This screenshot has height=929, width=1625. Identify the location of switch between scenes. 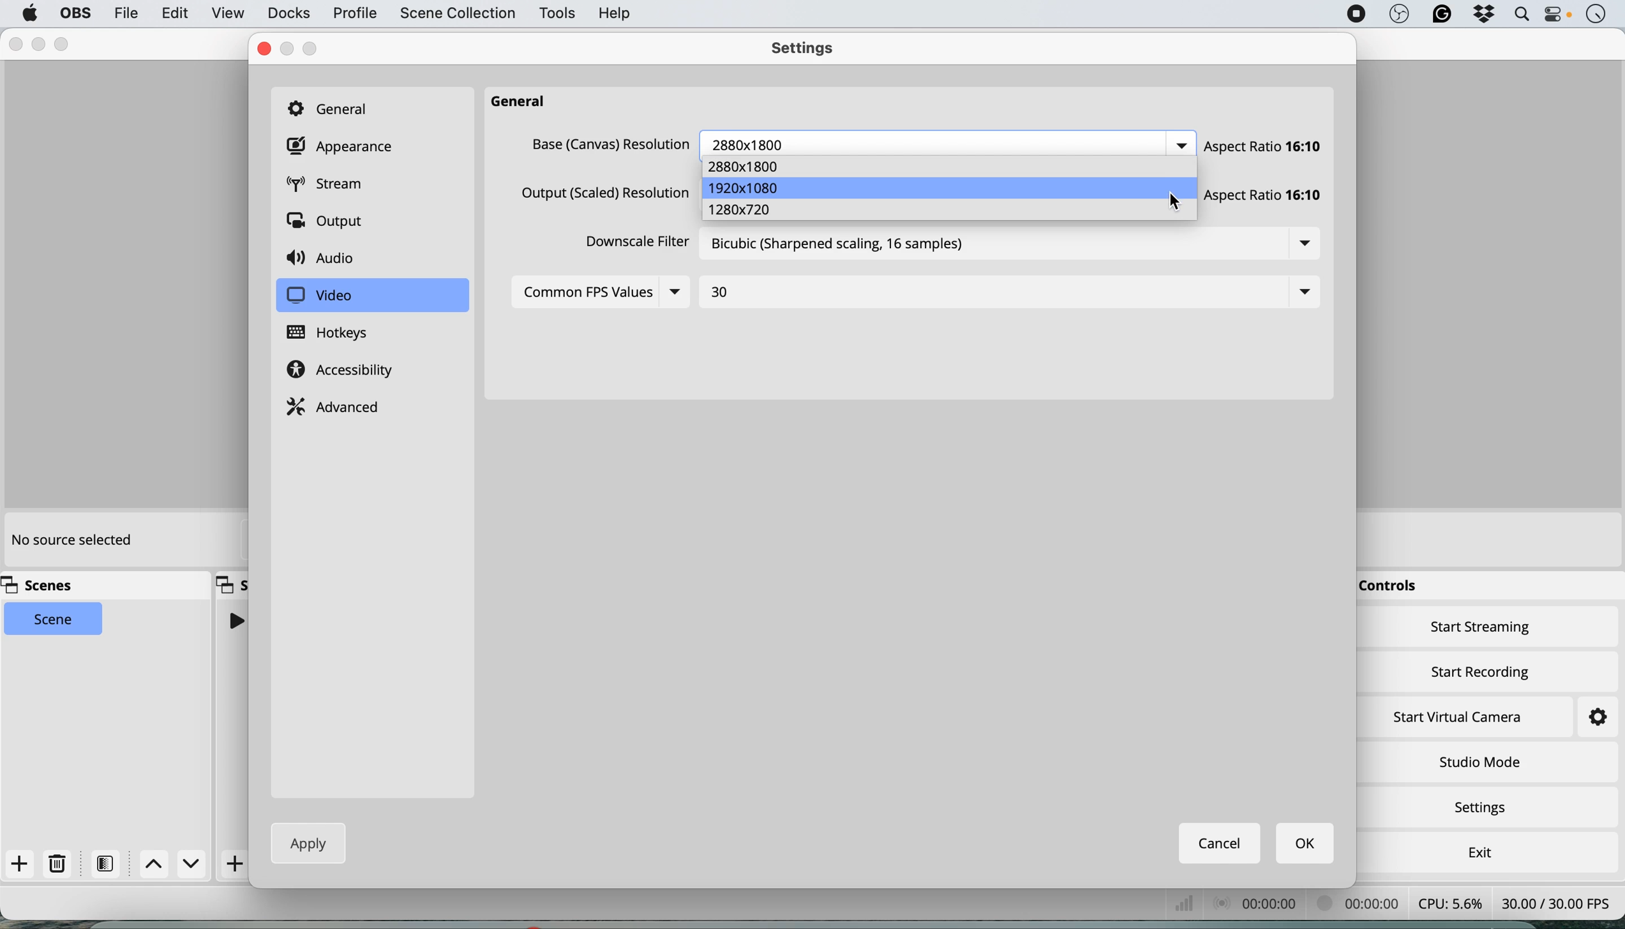
(174, 865).